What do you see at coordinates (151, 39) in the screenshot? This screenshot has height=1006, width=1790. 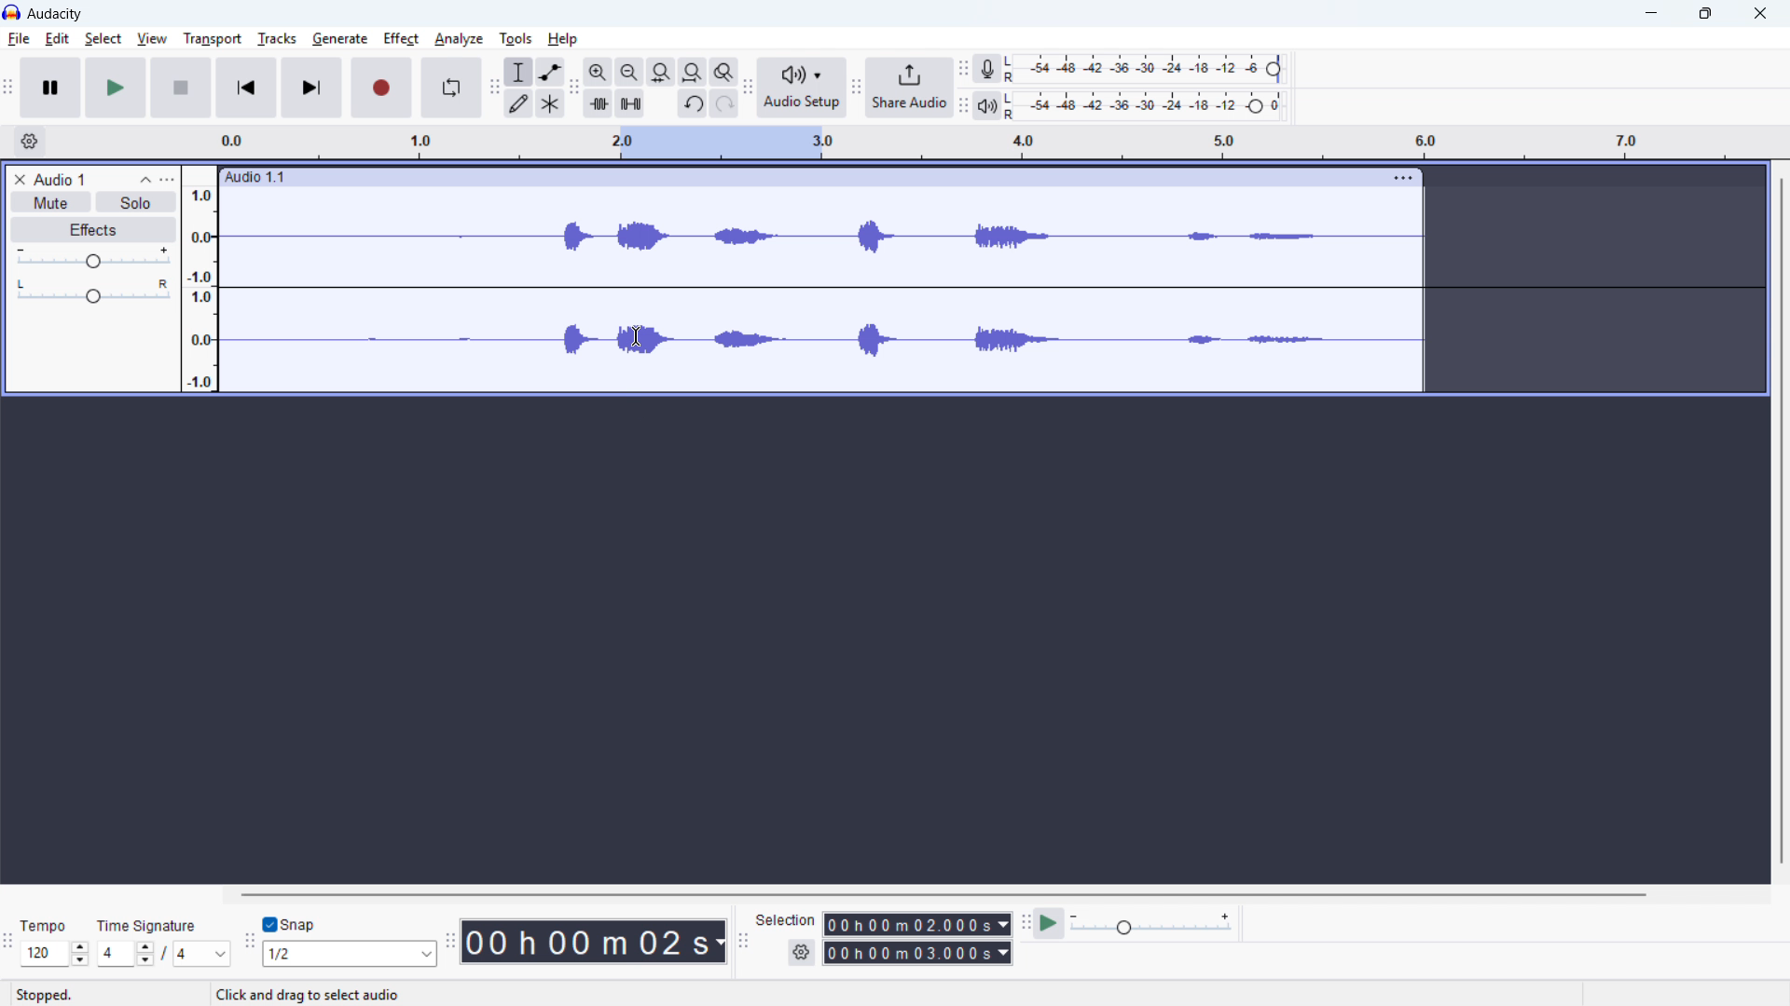 I see `View` at bounding box center [151, 39].